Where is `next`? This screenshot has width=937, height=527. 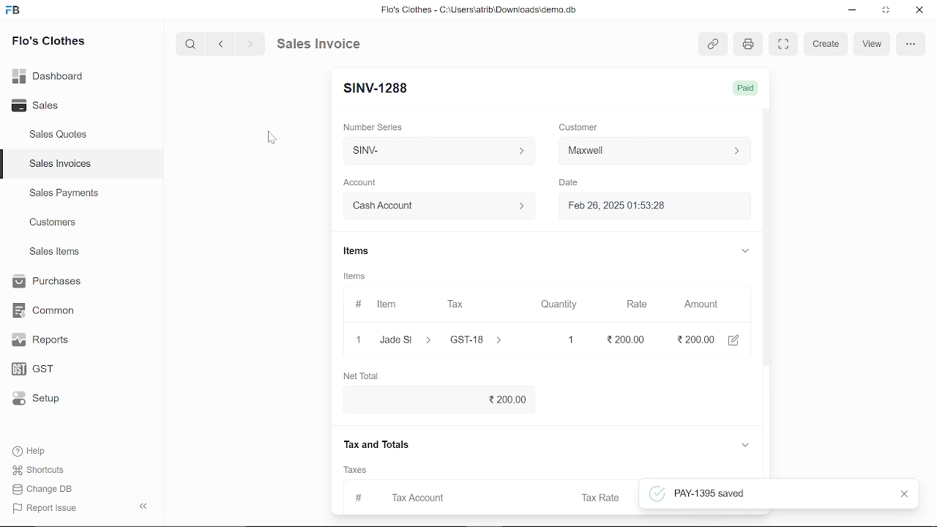 next is located at coordinates (250, 44).